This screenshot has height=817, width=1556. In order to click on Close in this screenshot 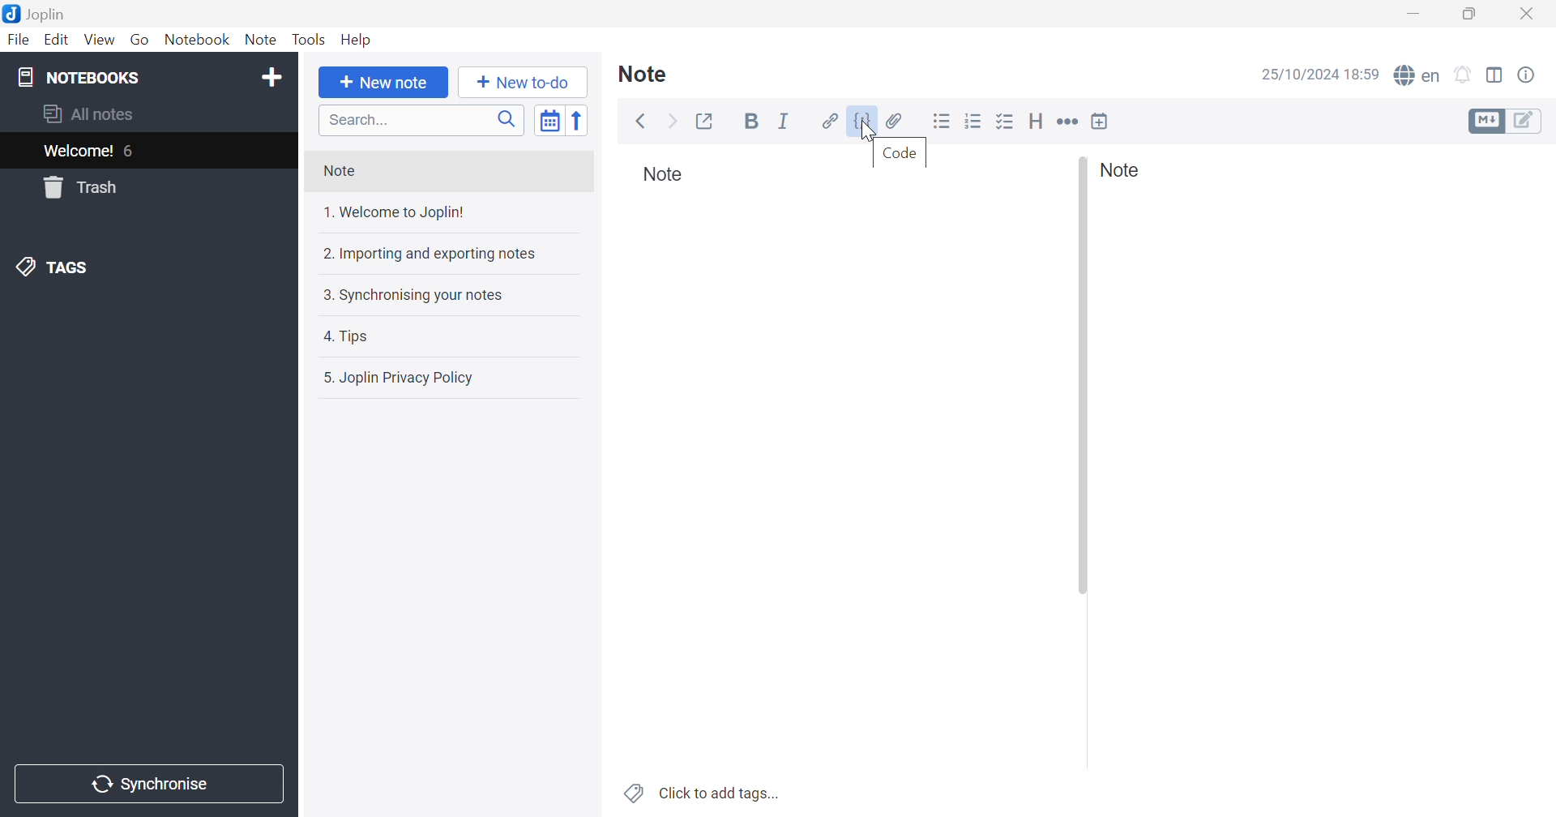, I will do `click(1532, 14)`.